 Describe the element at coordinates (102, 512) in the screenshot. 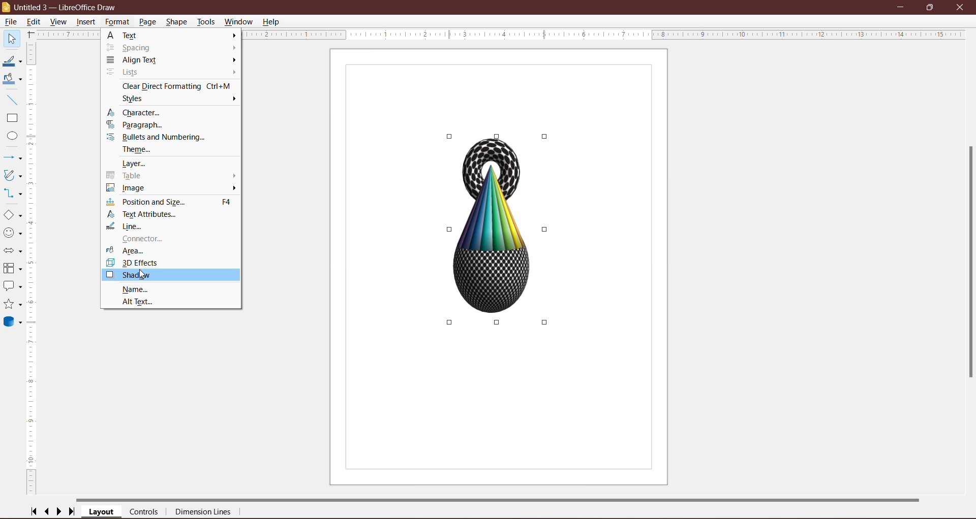

I see `Layer` at that location.